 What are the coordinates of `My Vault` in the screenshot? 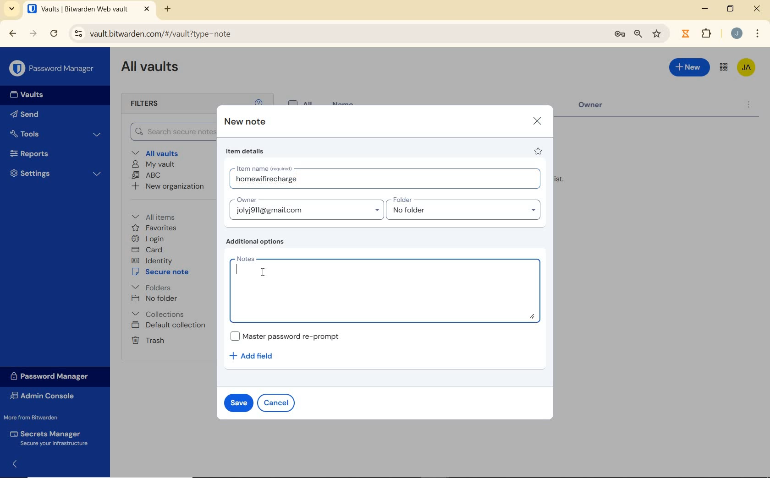 It's located at (153, 165).